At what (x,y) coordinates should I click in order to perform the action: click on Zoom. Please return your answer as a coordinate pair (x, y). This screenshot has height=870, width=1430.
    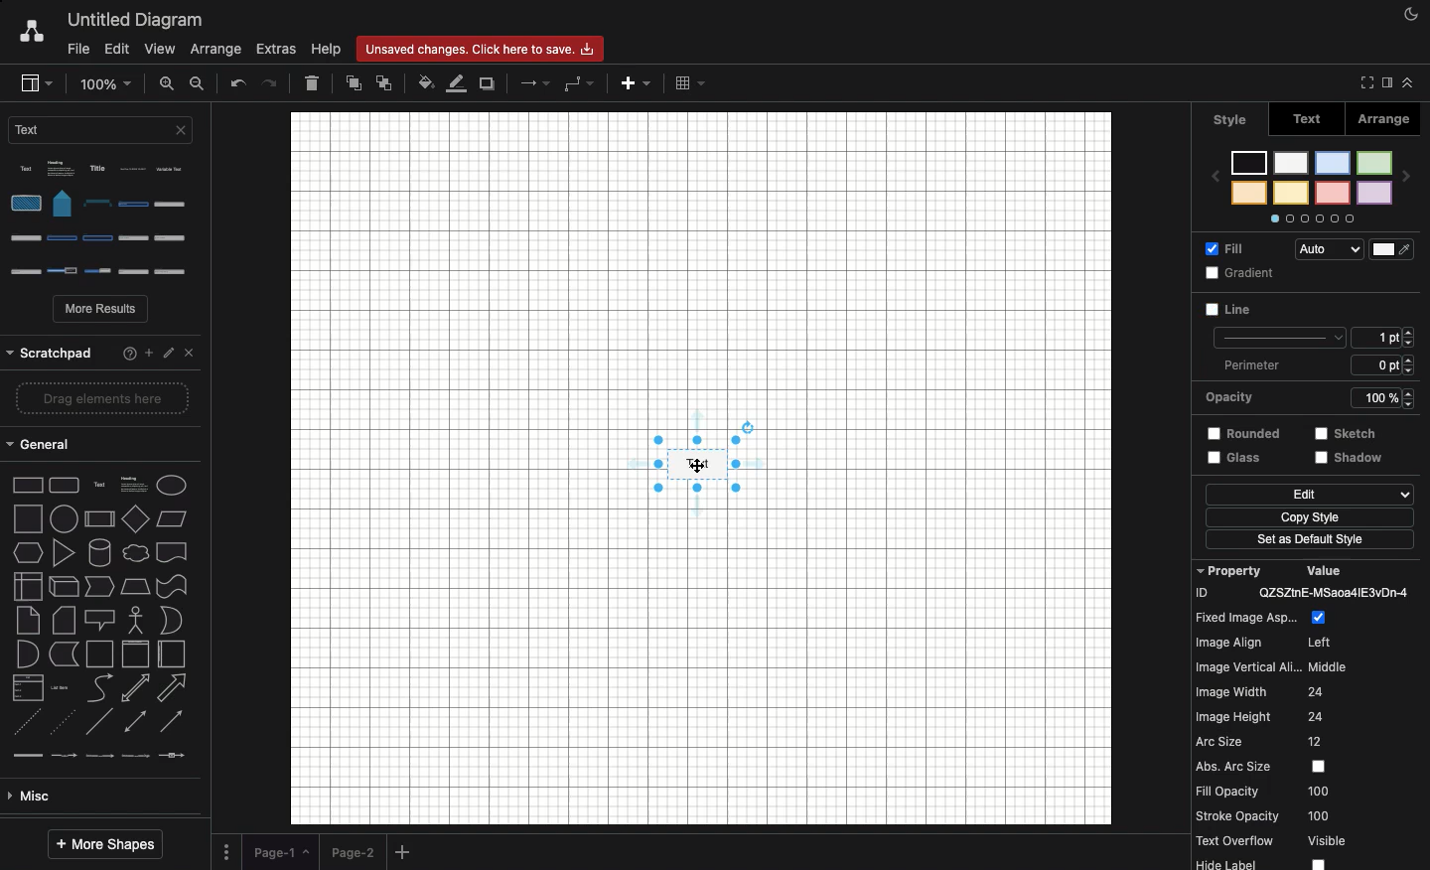
    Looking at the image, I should click on (107, 82).